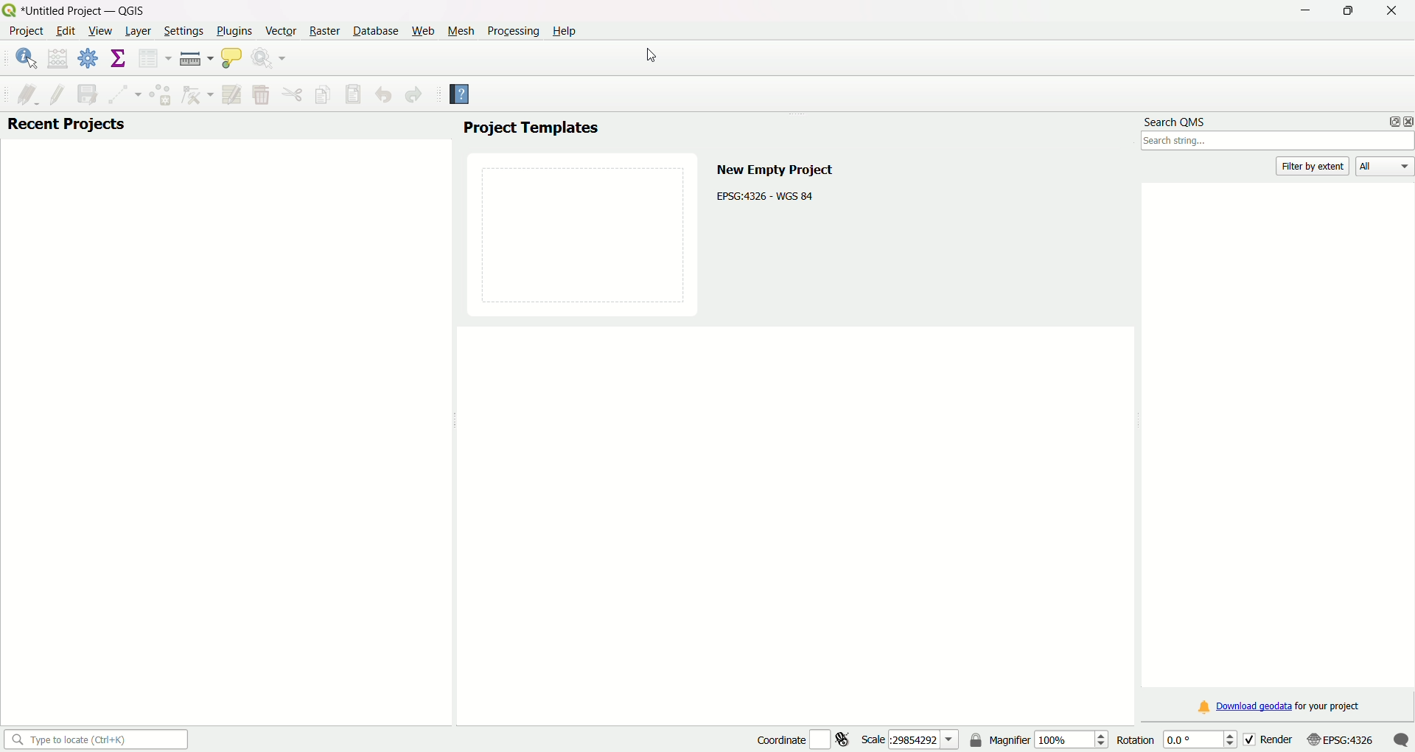 The image size is (1415, 752). Describe the element at coordinates (414, 96) in the screenshot. I see `redo` at that location.